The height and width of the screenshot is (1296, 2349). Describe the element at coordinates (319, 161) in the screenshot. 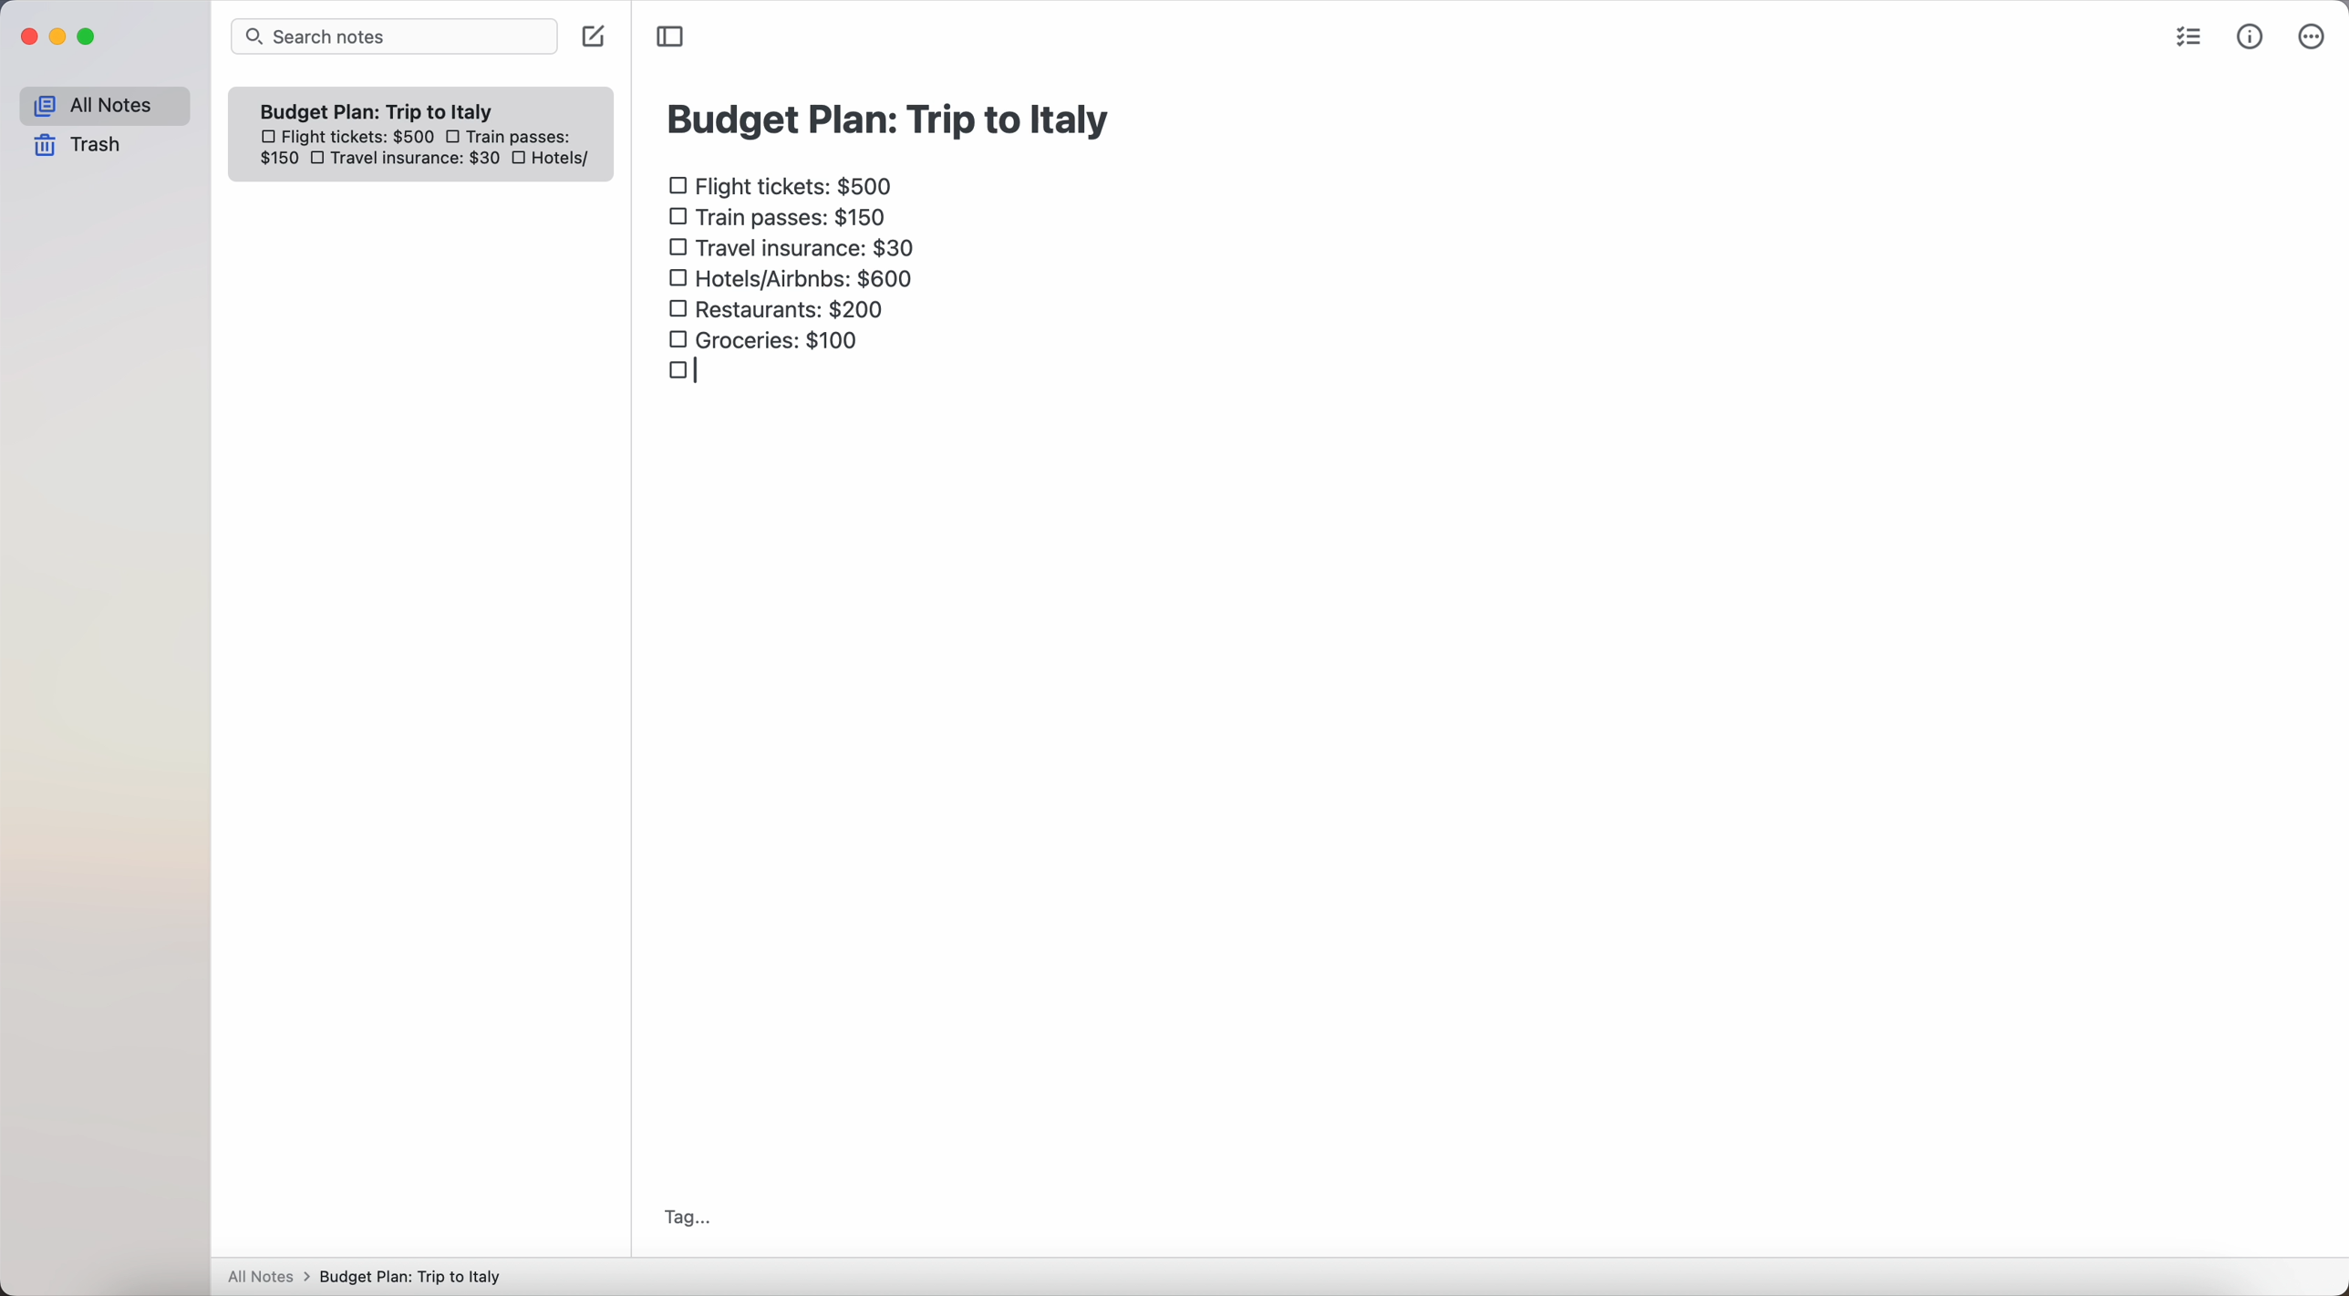

I see `checkbox` at that location.